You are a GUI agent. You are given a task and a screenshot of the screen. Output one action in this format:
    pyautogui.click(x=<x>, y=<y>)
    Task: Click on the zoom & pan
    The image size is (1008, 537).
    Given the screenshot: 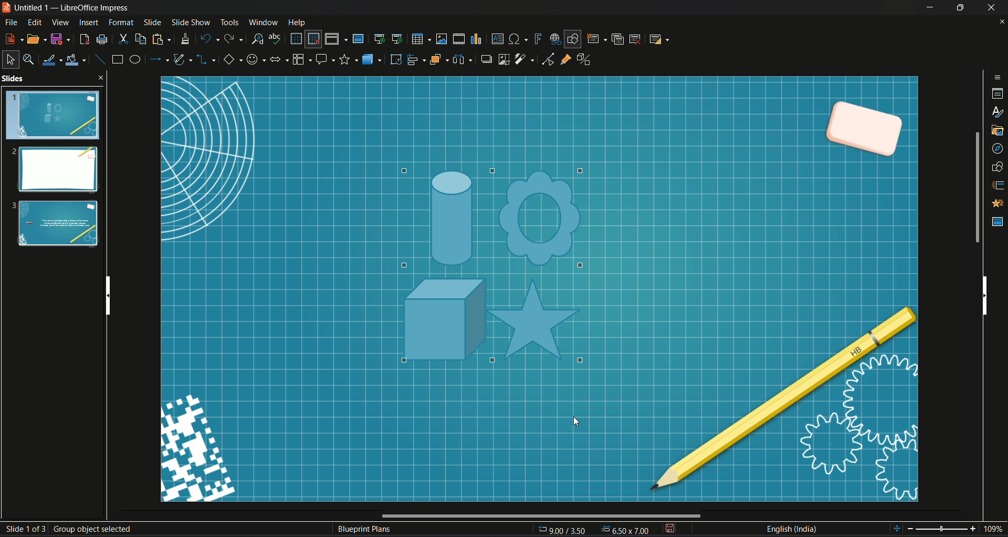 What is the action you would take?
    pyautogui.click(x=28, y=58)
    